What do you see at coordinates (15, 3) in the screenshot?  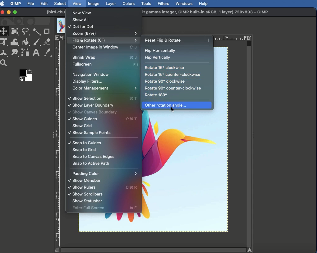 I see `GIMP` at bounding box center [15, 3].